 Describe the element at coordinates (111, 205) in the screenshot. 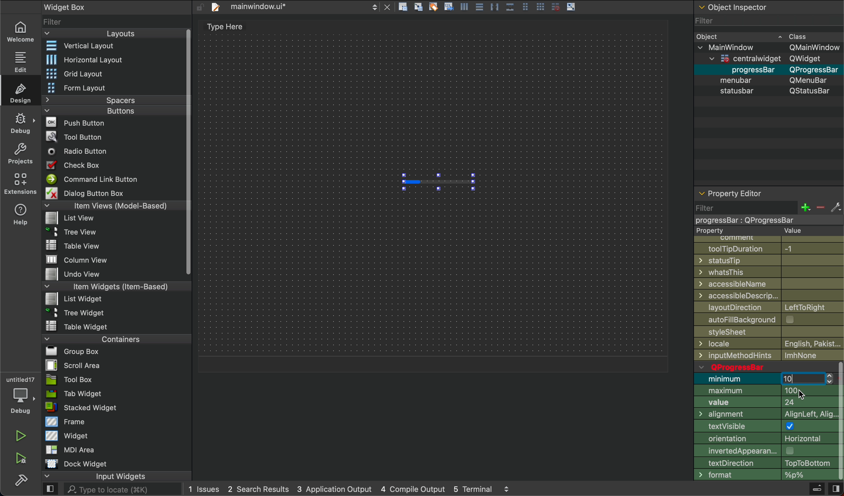

I see `Items View` at that location.